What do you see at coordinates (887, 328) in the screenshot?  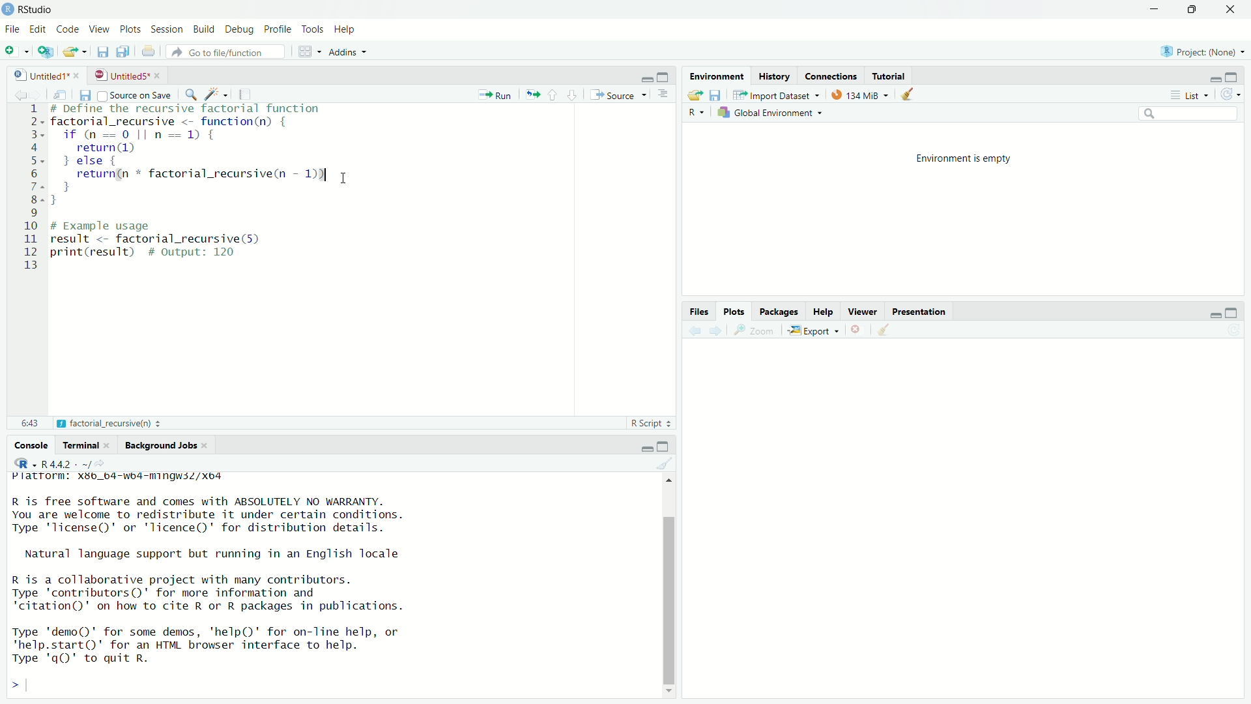 I see `Clear console (Ctrl +L)` at bounding box center [887, 328].